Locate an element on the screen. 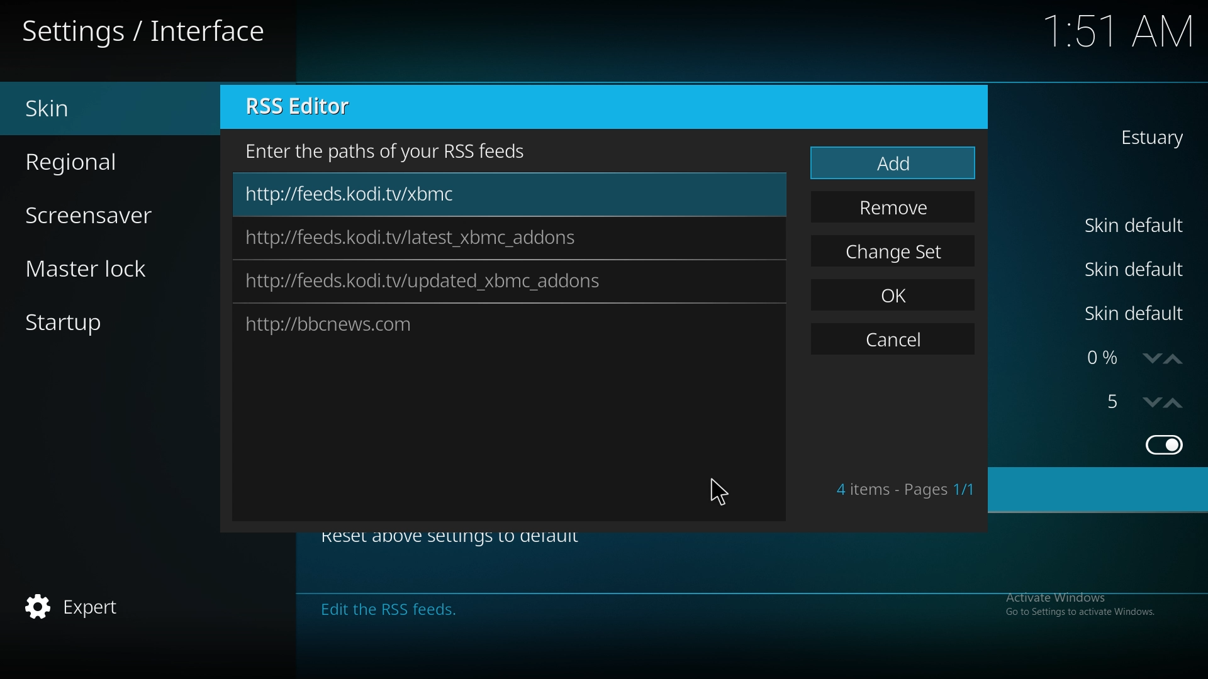  change set is located at coordinates (895, 251).